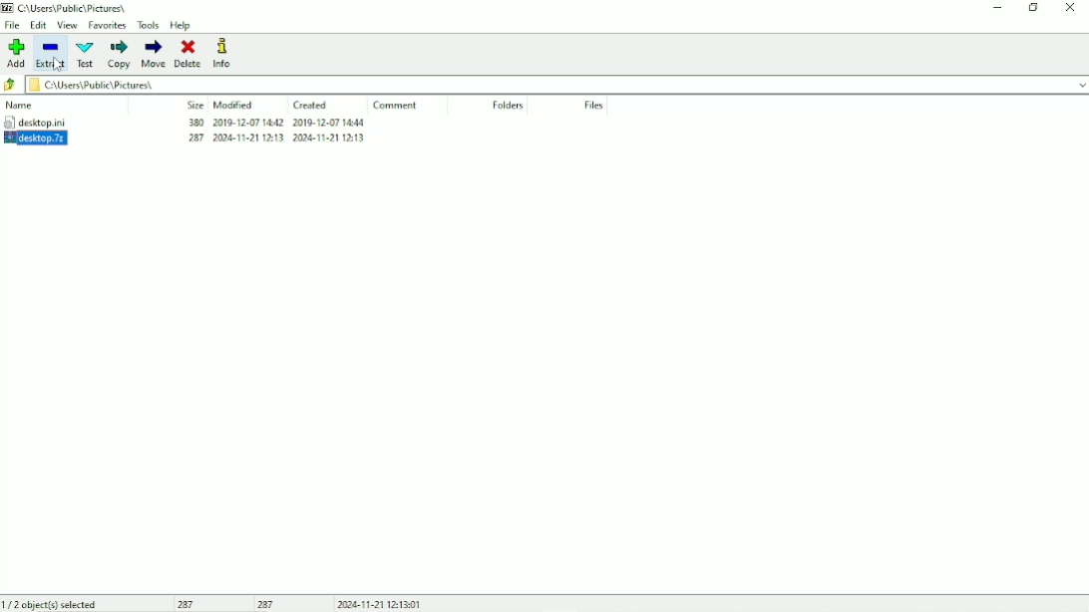 The height and width of the screenshot is (612, 1089). Describe the element at coordinates (394, 105) in the screenshot. I see `Comment` at that location.